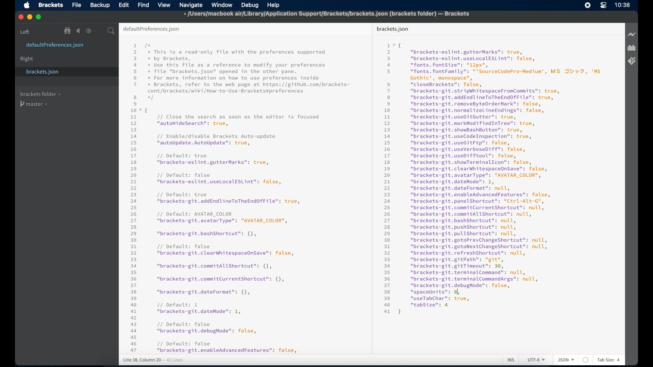  I want to click on backup, so click(100, 5).